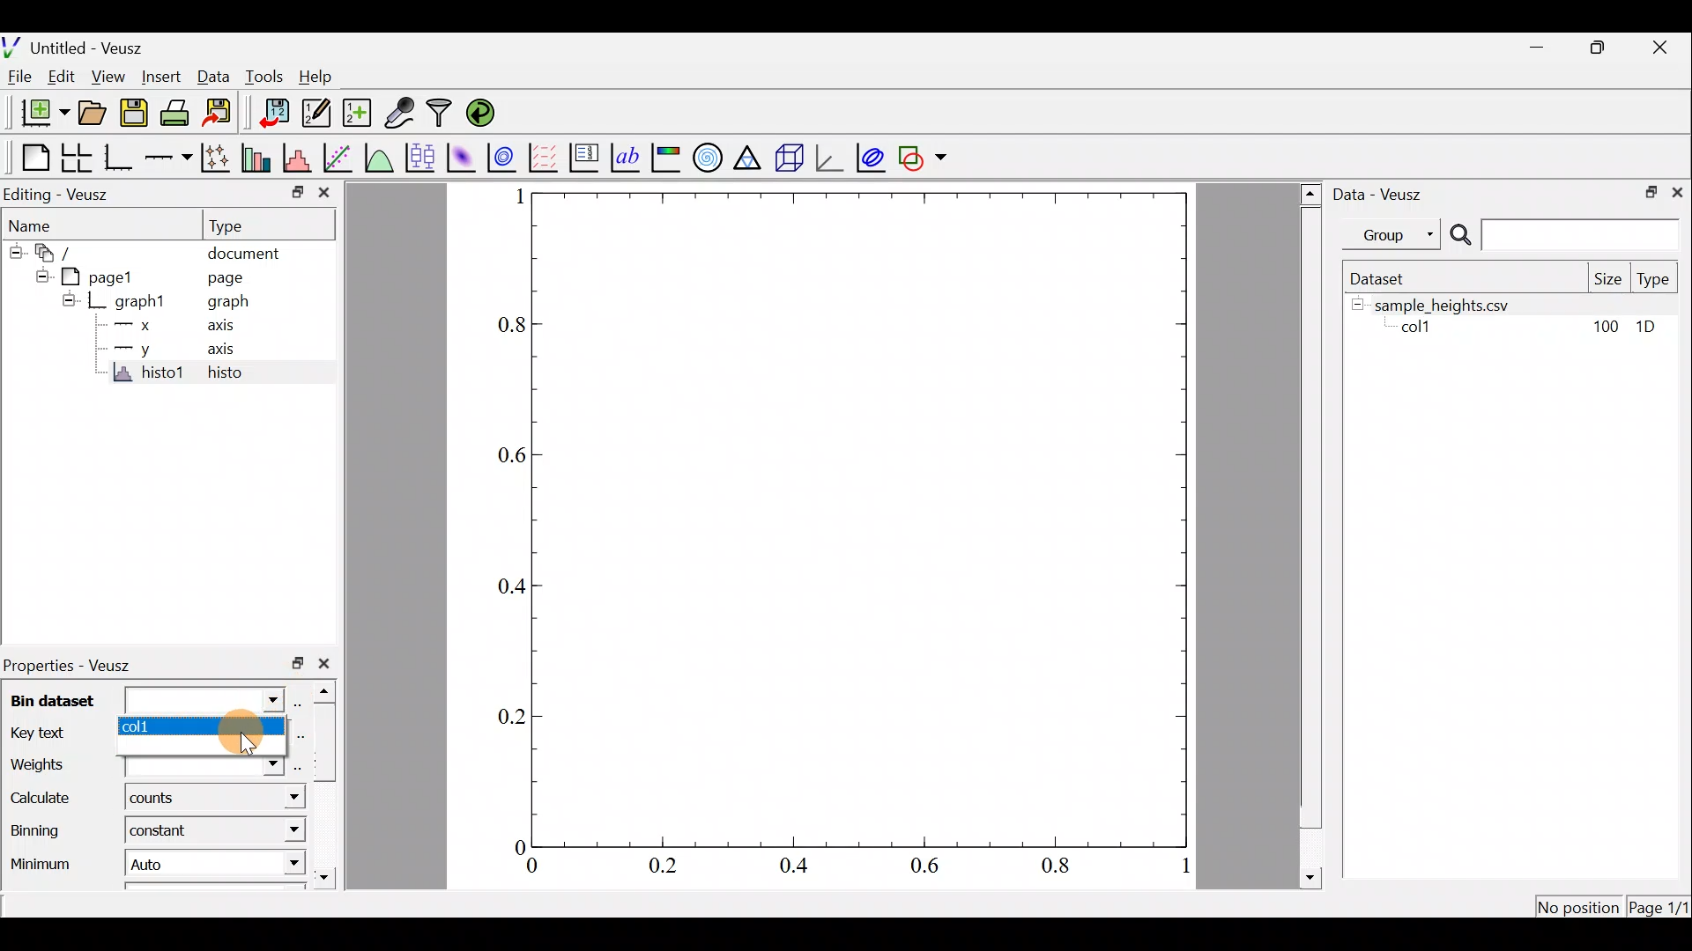  I want to click on plot a 2d dataset as an image, so click(461, 156).